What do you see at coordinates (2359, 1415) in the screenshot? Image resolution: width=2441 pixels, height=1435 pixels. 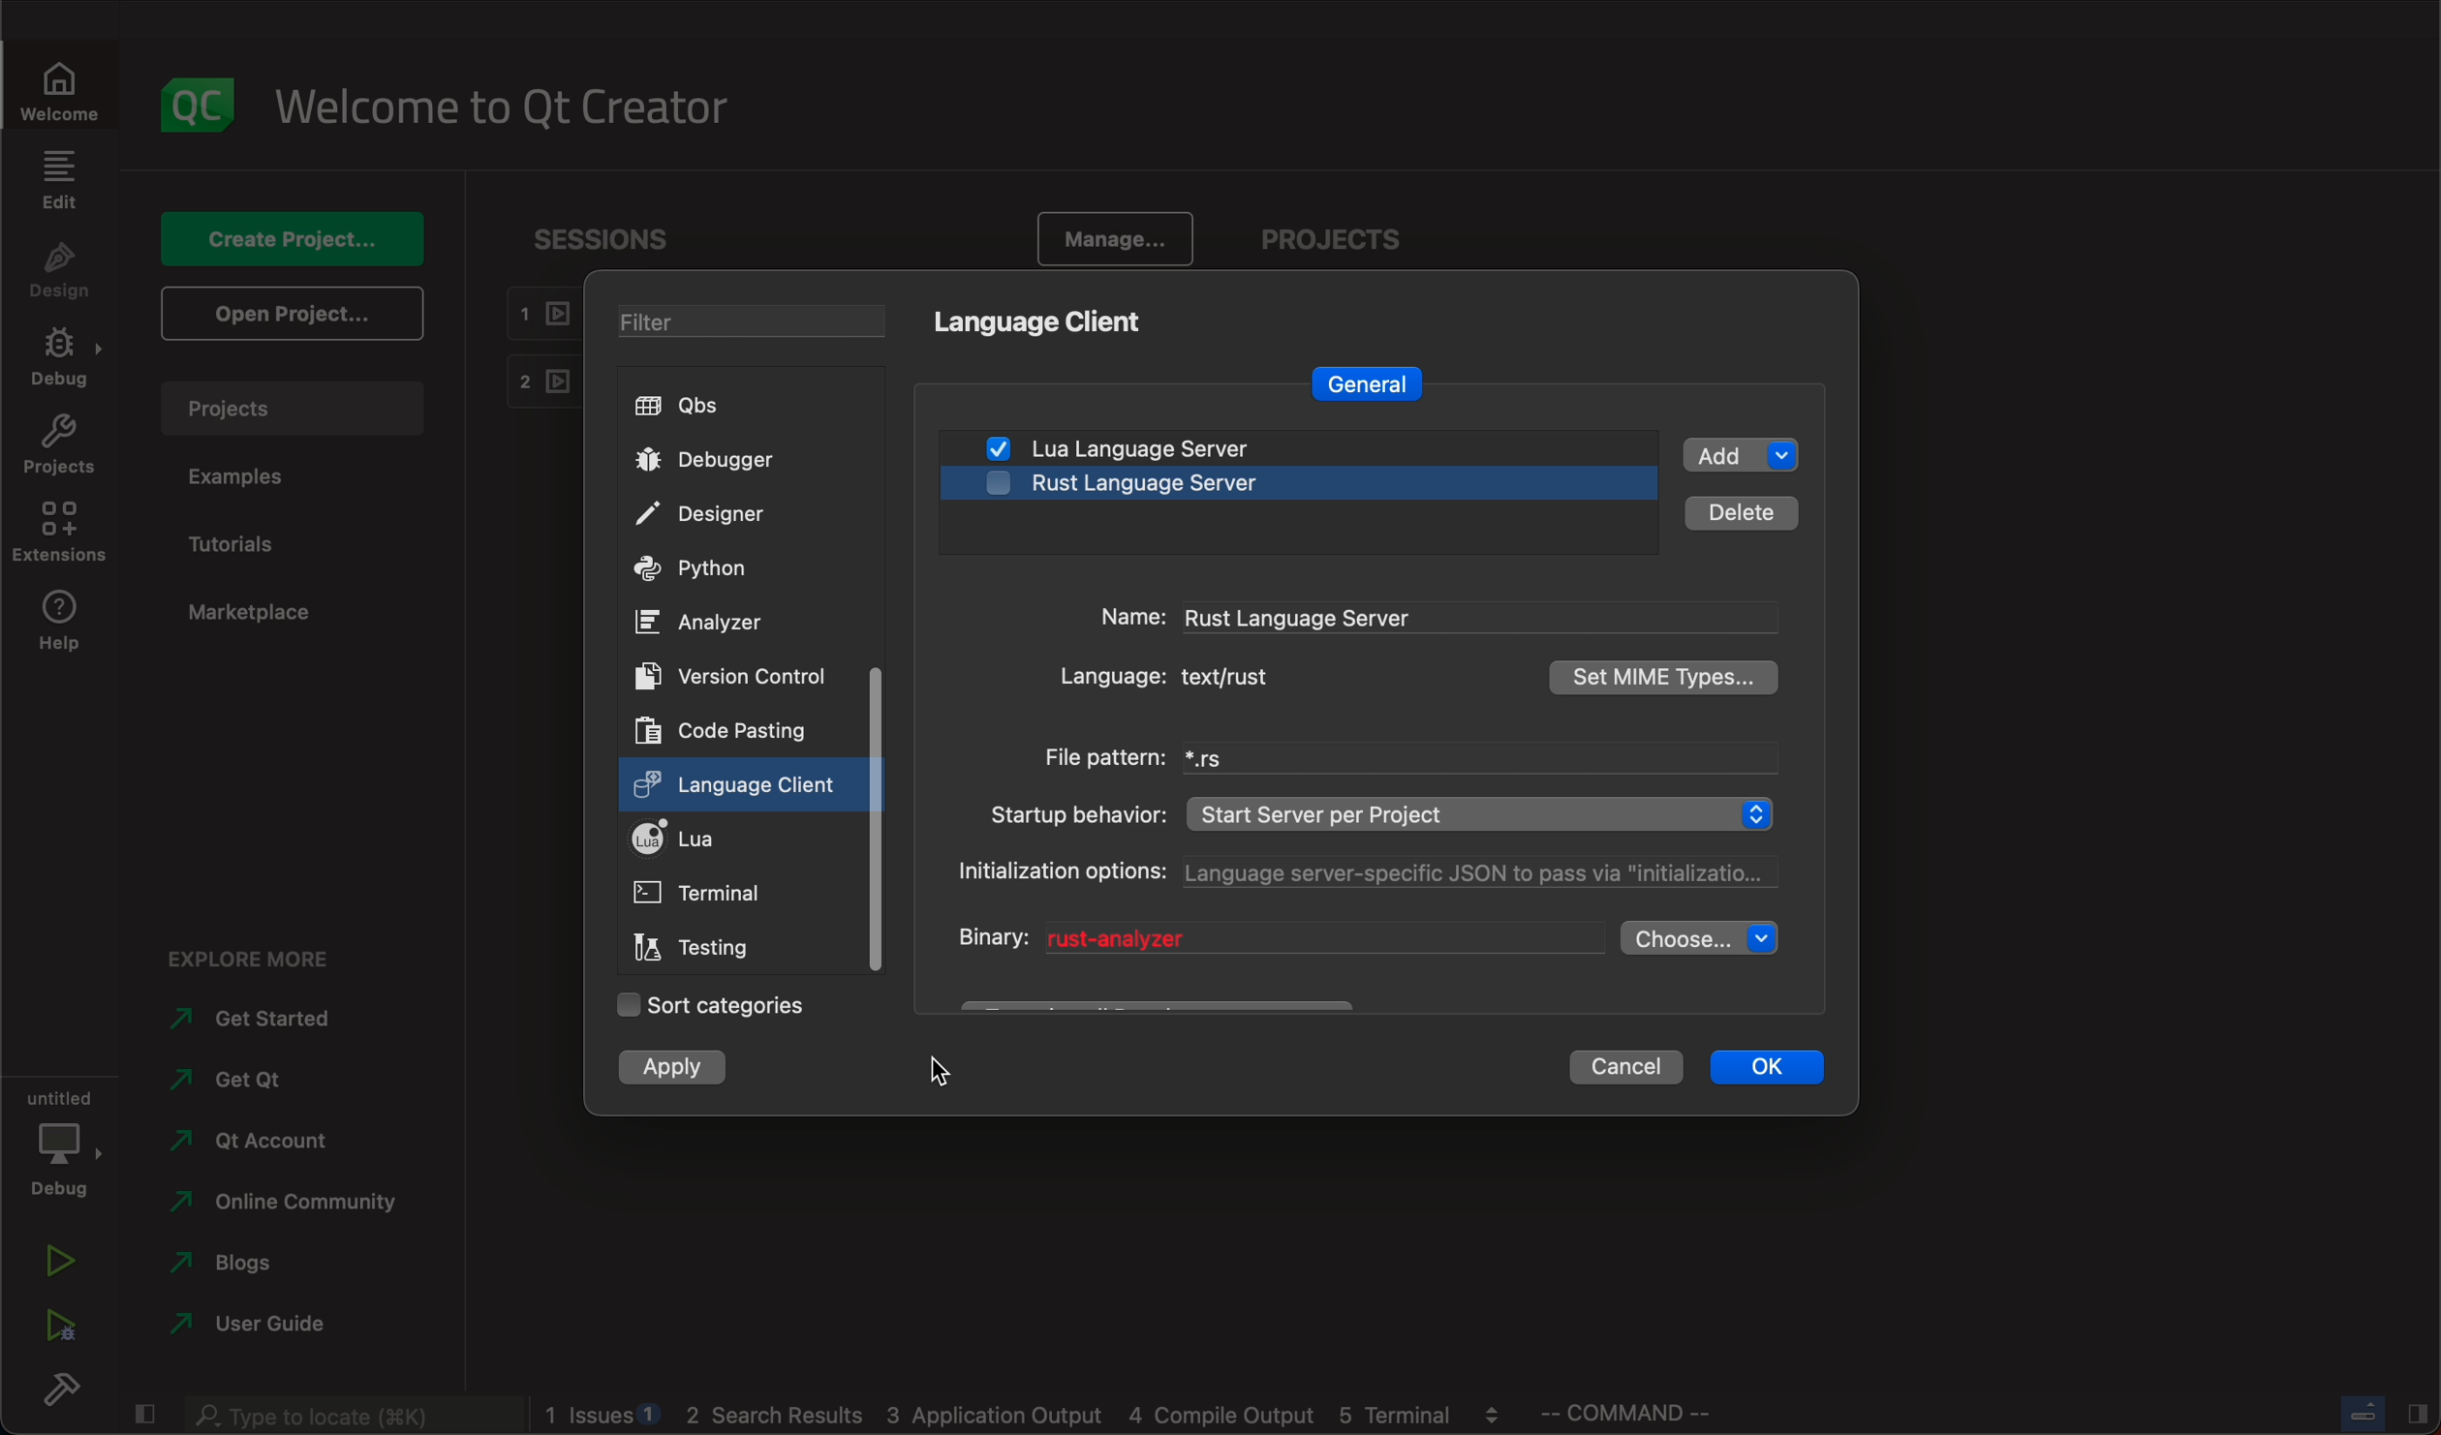 I see `close ` at bounding box center [2359, 1415].